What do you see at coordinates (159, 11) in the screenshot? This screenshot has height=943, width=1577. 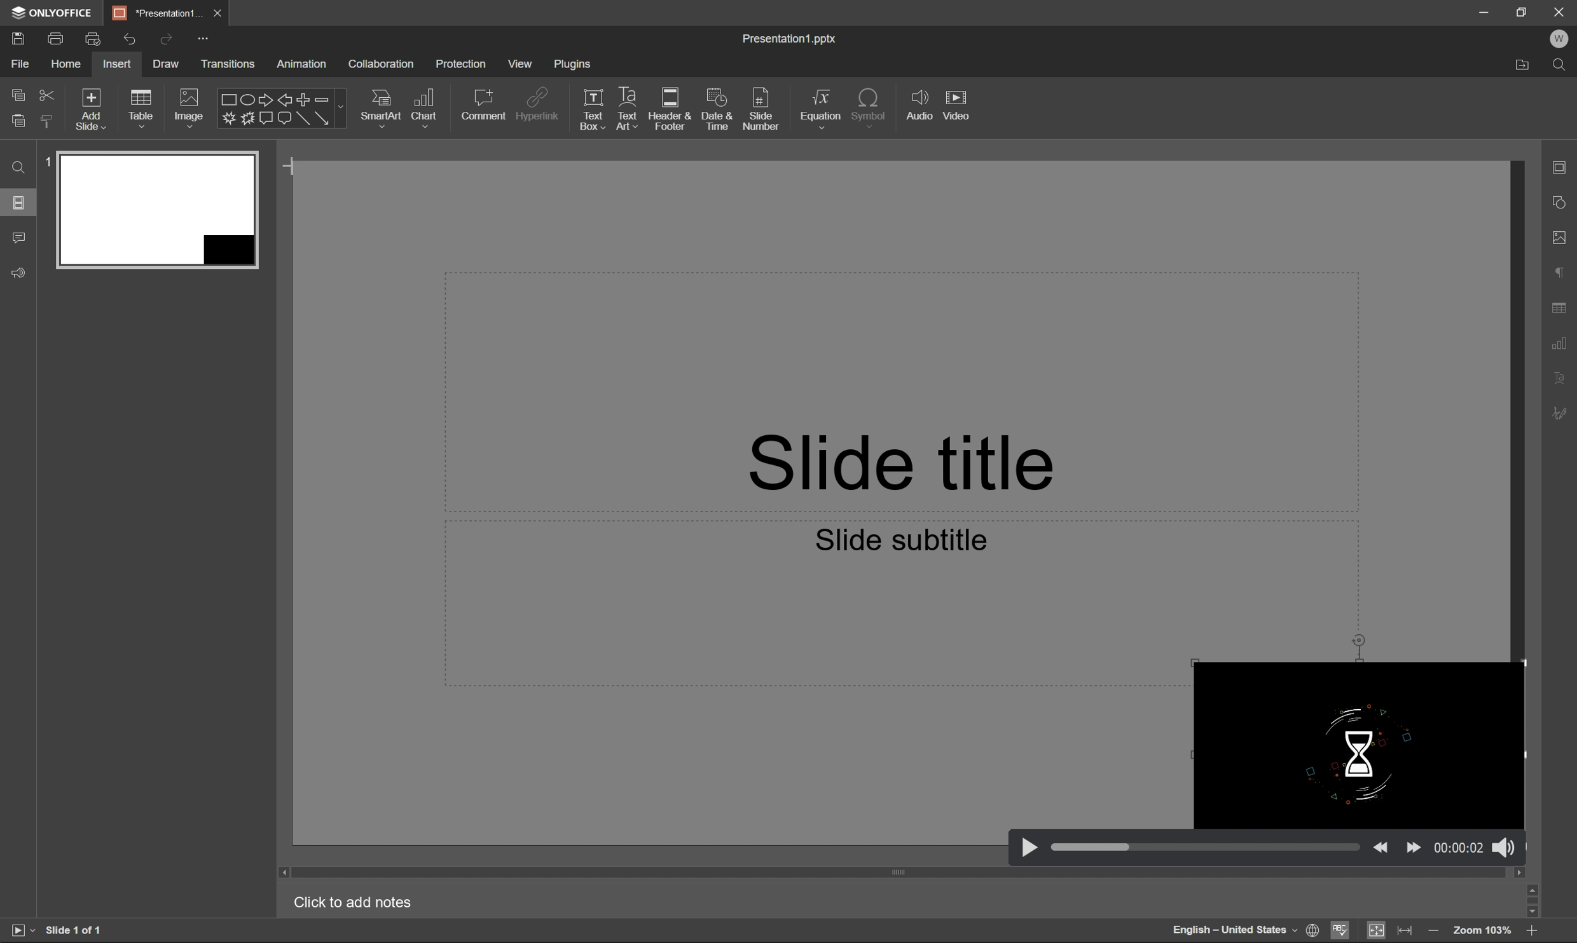 I see `*Percentage` at bounding box center [159, 11].